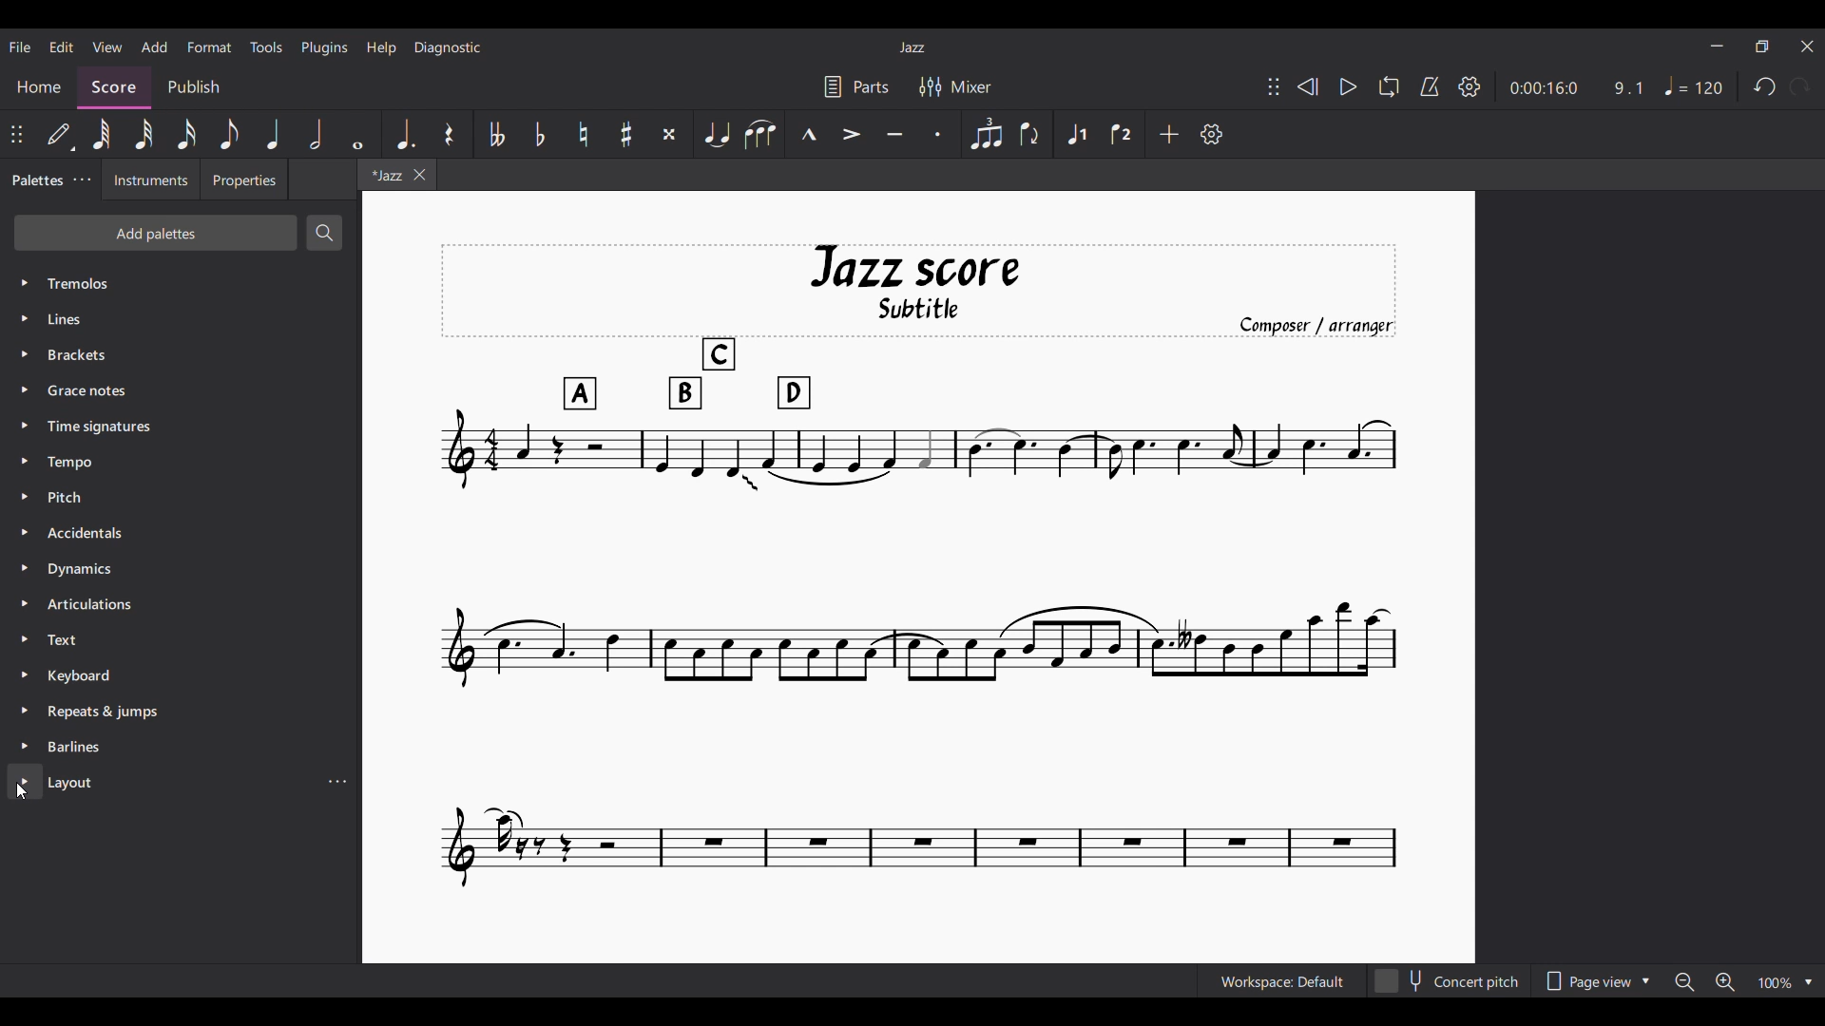  I want to click on Staccato, so click(938, 134).